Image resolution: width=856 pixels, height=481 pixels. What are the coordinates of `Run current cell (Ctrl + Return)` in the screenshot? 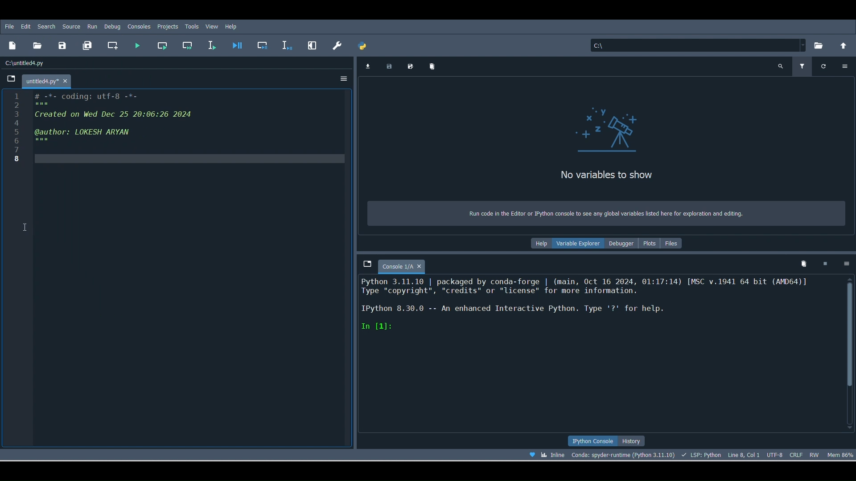 It's located at (164, 45).